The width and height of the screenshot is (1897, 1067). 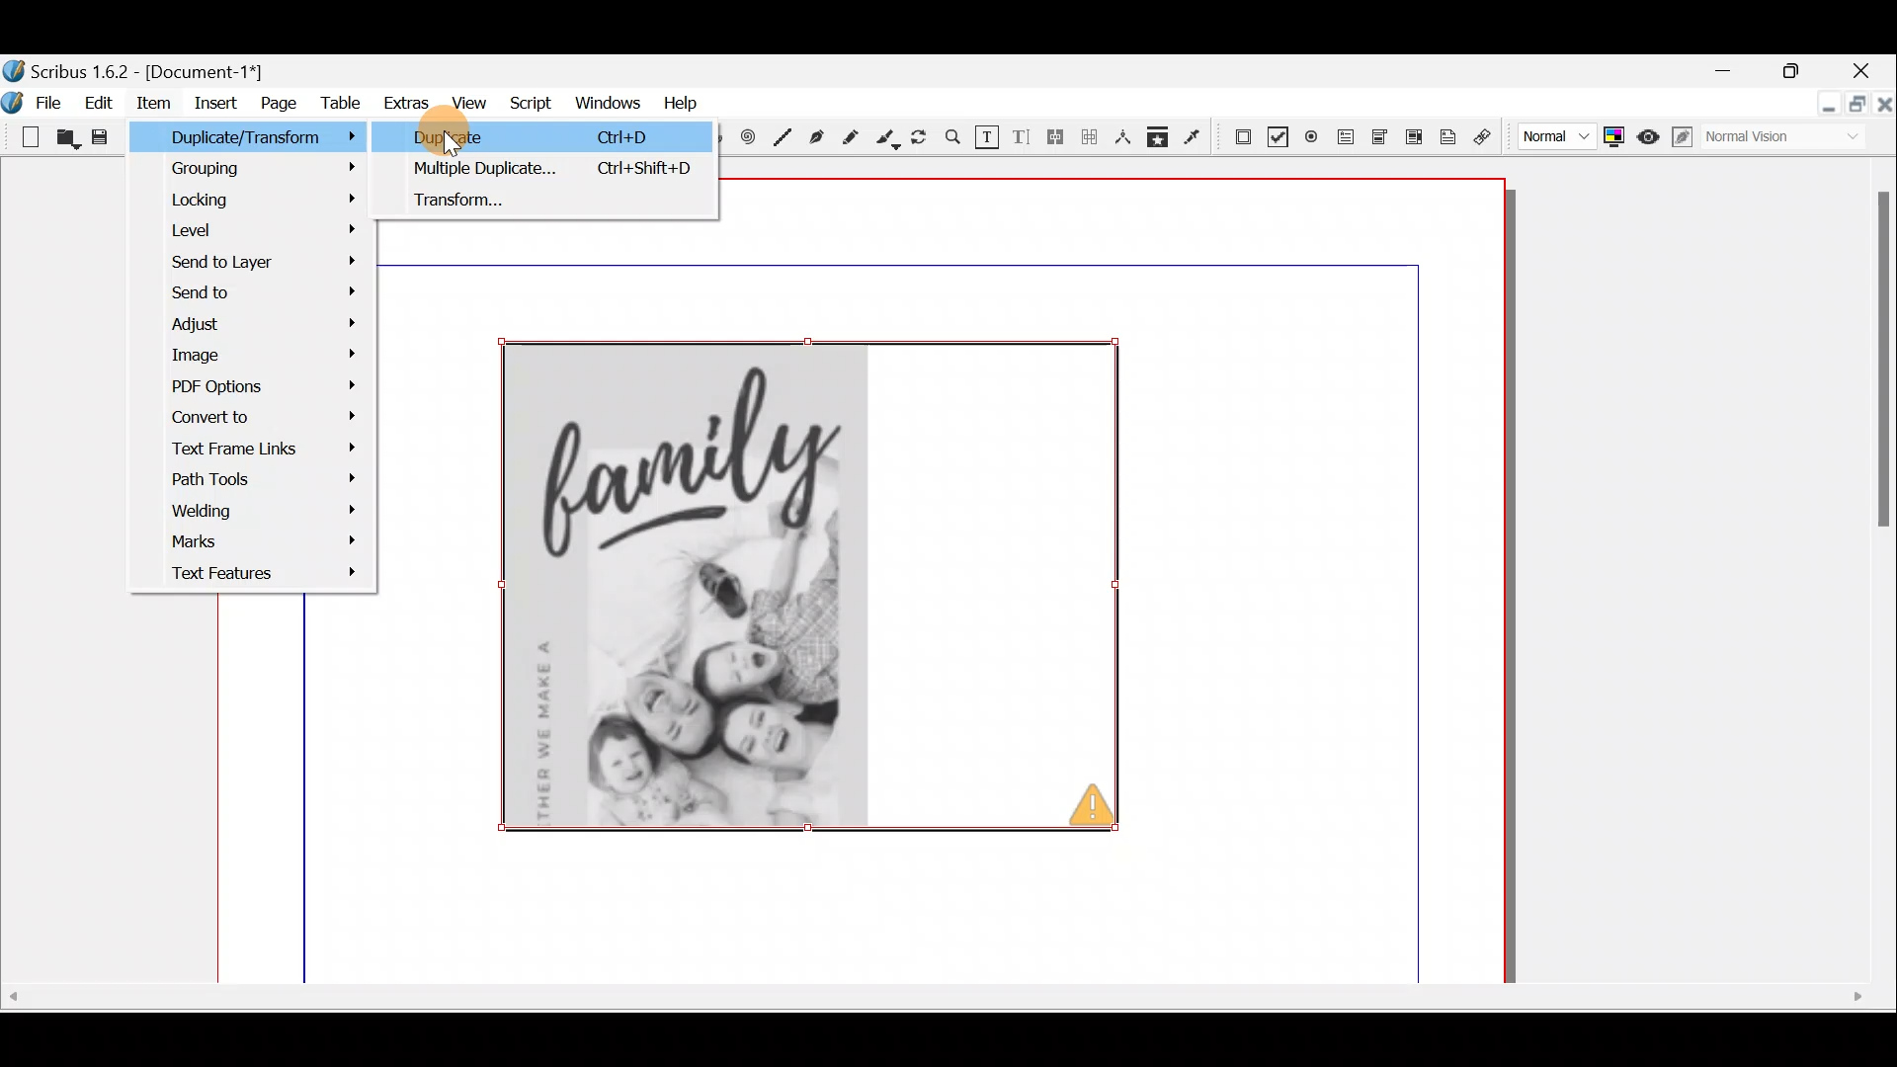 I want to click on Text frame links, so click(x=260, y=451).